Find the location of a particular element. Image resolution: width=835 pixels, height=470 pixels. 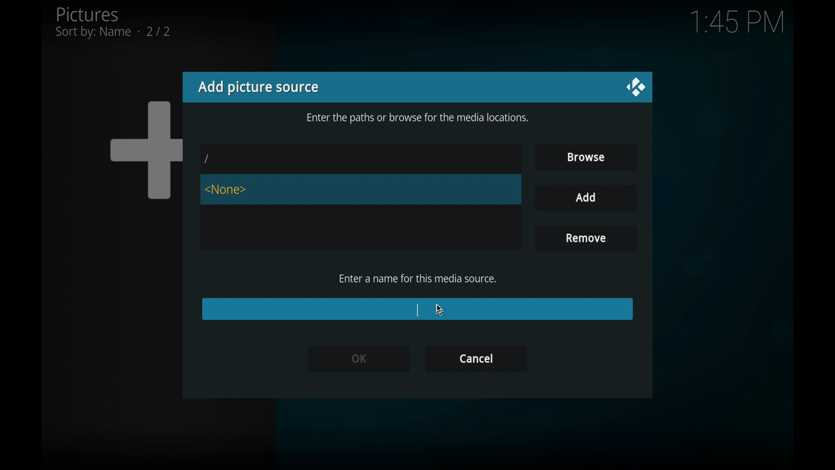

ok is located at coordinates (358, 358).